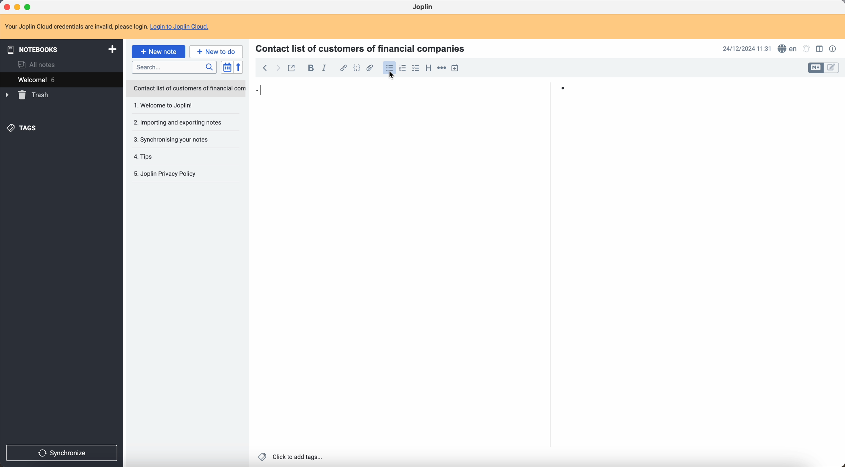 The width and height of the screenshot is (845, 467). What do you see at coordinates (107, 25) in the screenshot?
I see `note` at bounding box center [107, 25].